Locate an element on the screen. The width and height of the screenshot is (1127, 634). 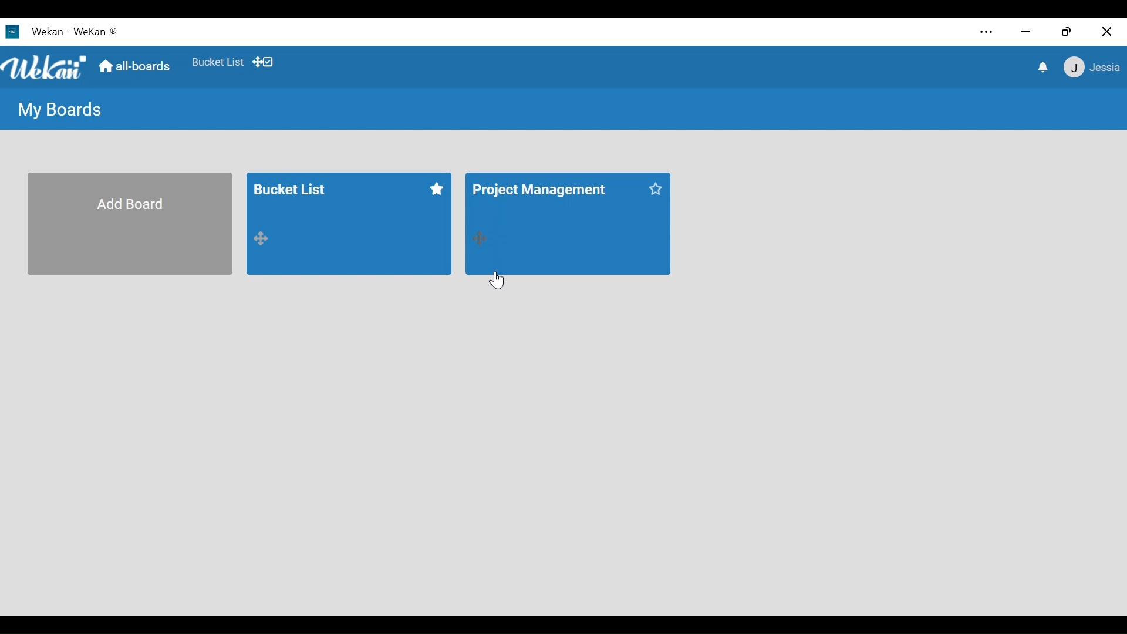
notifications is located at coordinates (1042, 68).